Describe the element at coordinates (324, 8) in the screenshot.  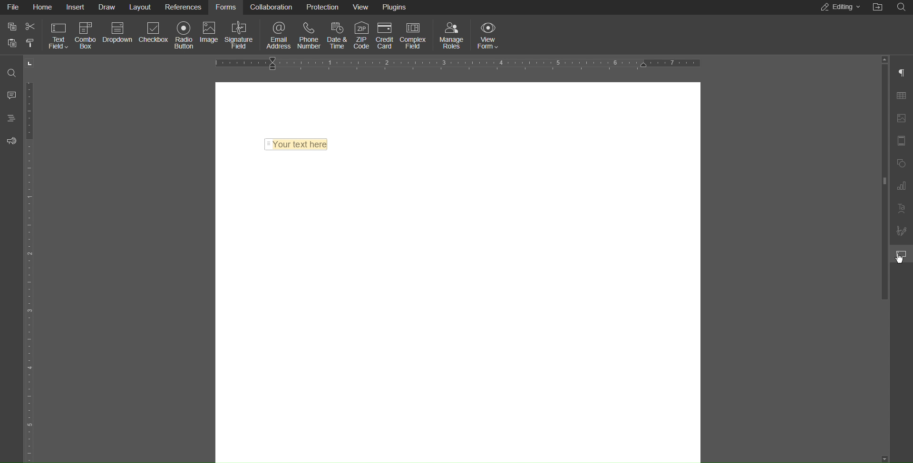
I see `Protection` at that location.